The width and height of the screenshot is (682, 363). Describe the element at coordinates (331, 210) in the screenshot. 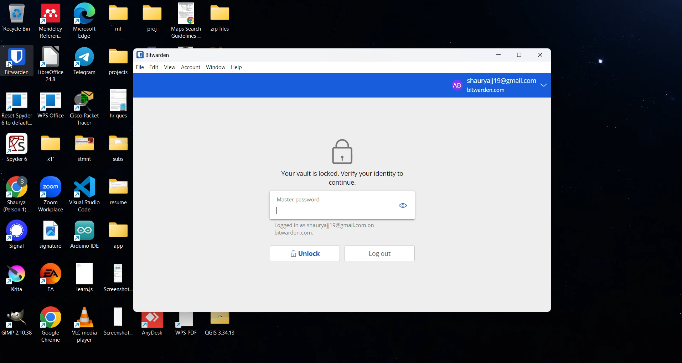

I see `password typing box` at that location.